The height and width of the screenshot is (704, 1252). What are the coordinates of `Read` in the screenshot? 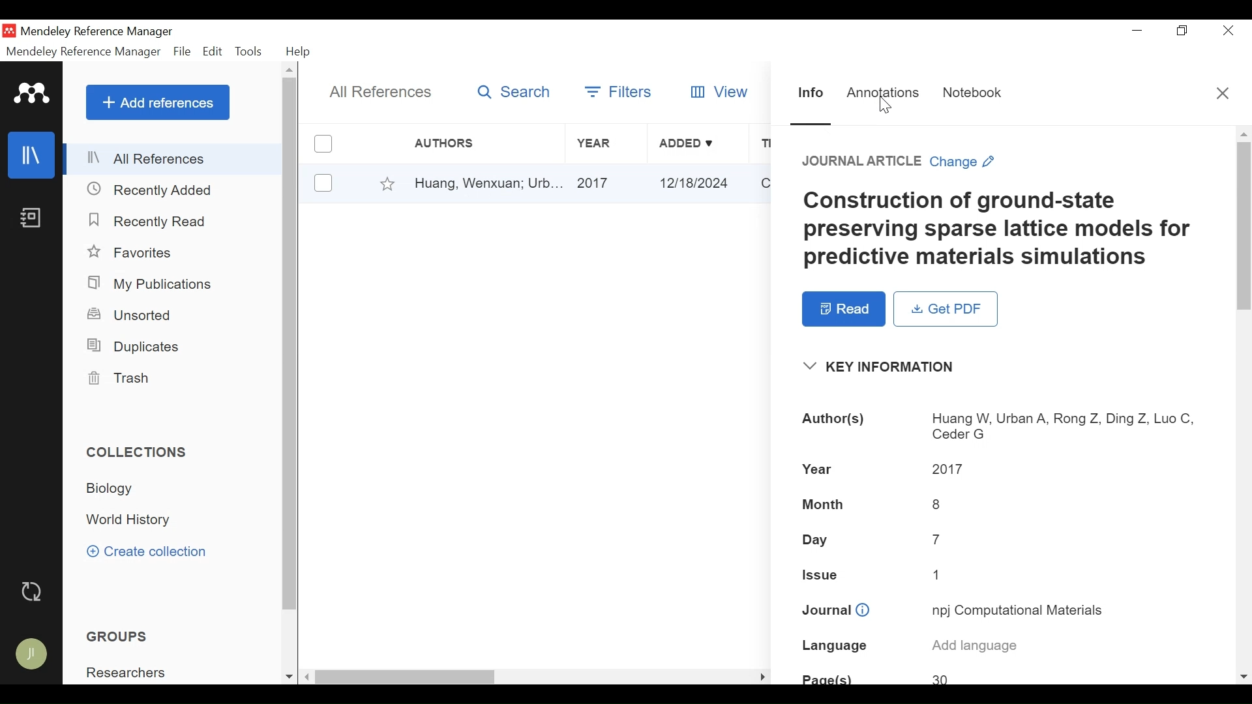 It's located at (842, 308).